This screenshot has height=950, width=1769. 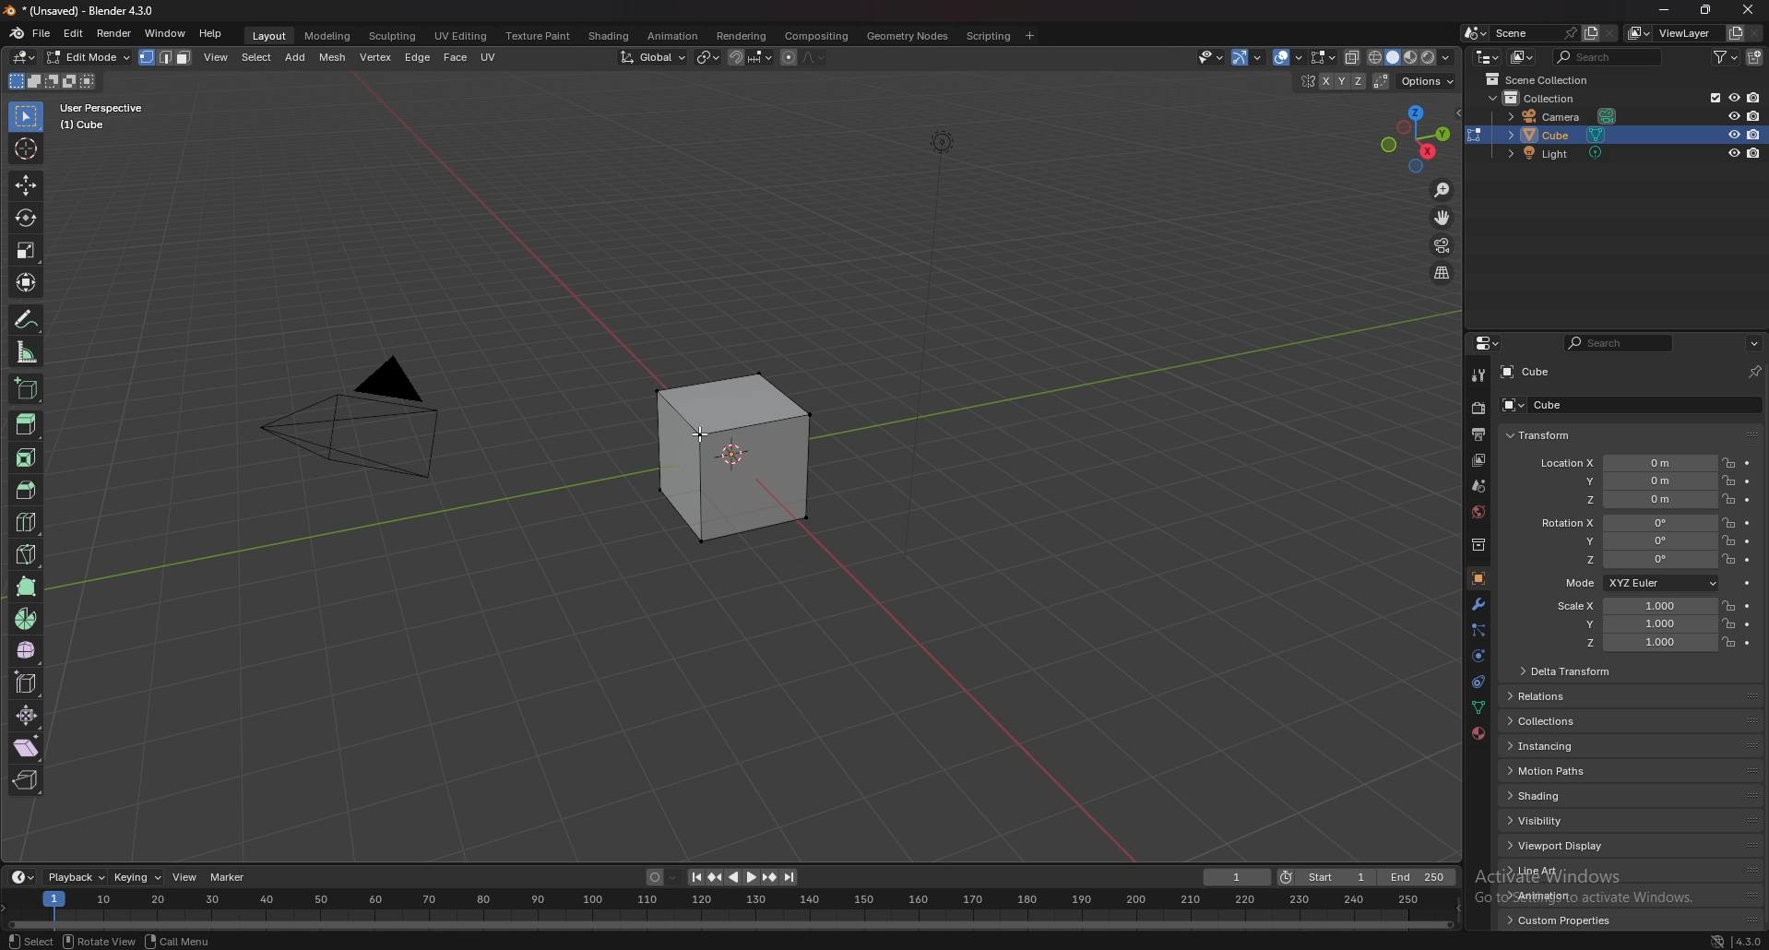 What do you see at coordinates (1382, 81) in the screenshot?
I see `auto merge vertices` at bounding box center [1382, 81].